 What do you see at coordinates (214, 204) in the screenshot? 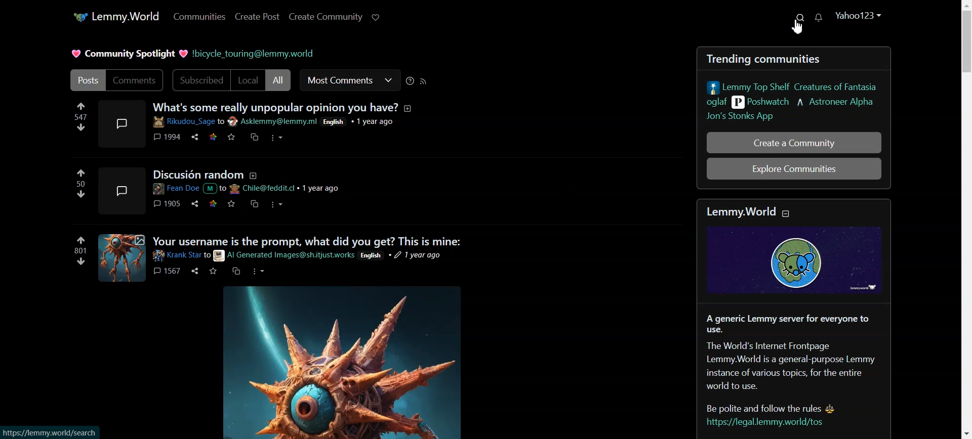
I see `starred` at bounding box center [214, 204].